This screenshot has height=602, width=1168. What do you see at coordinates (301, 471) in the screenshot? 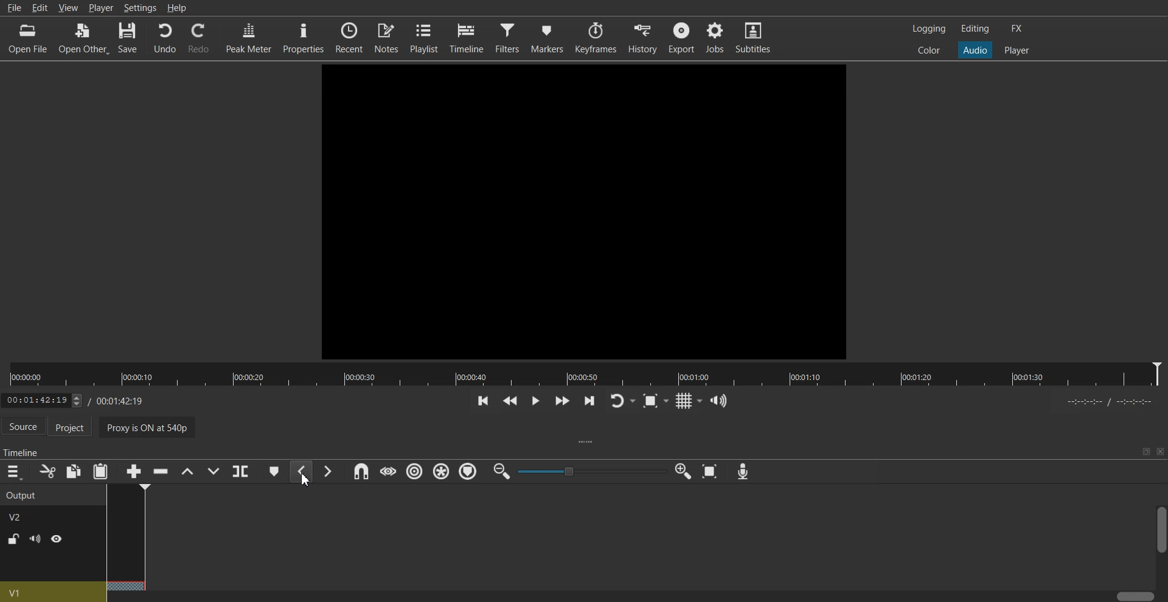
I see `Previous marker` at bounding box center [301, 471].